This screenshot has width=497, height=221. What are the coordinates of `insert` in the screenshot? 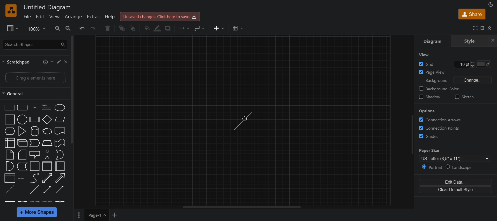 It's located at (219, 28).